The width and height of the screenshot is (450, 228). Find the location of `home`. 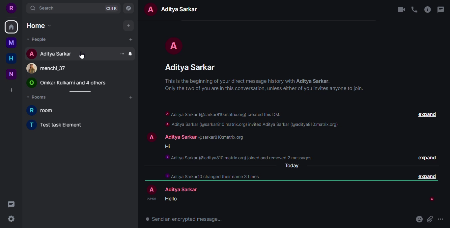

home is located at coordinates (39, 26).